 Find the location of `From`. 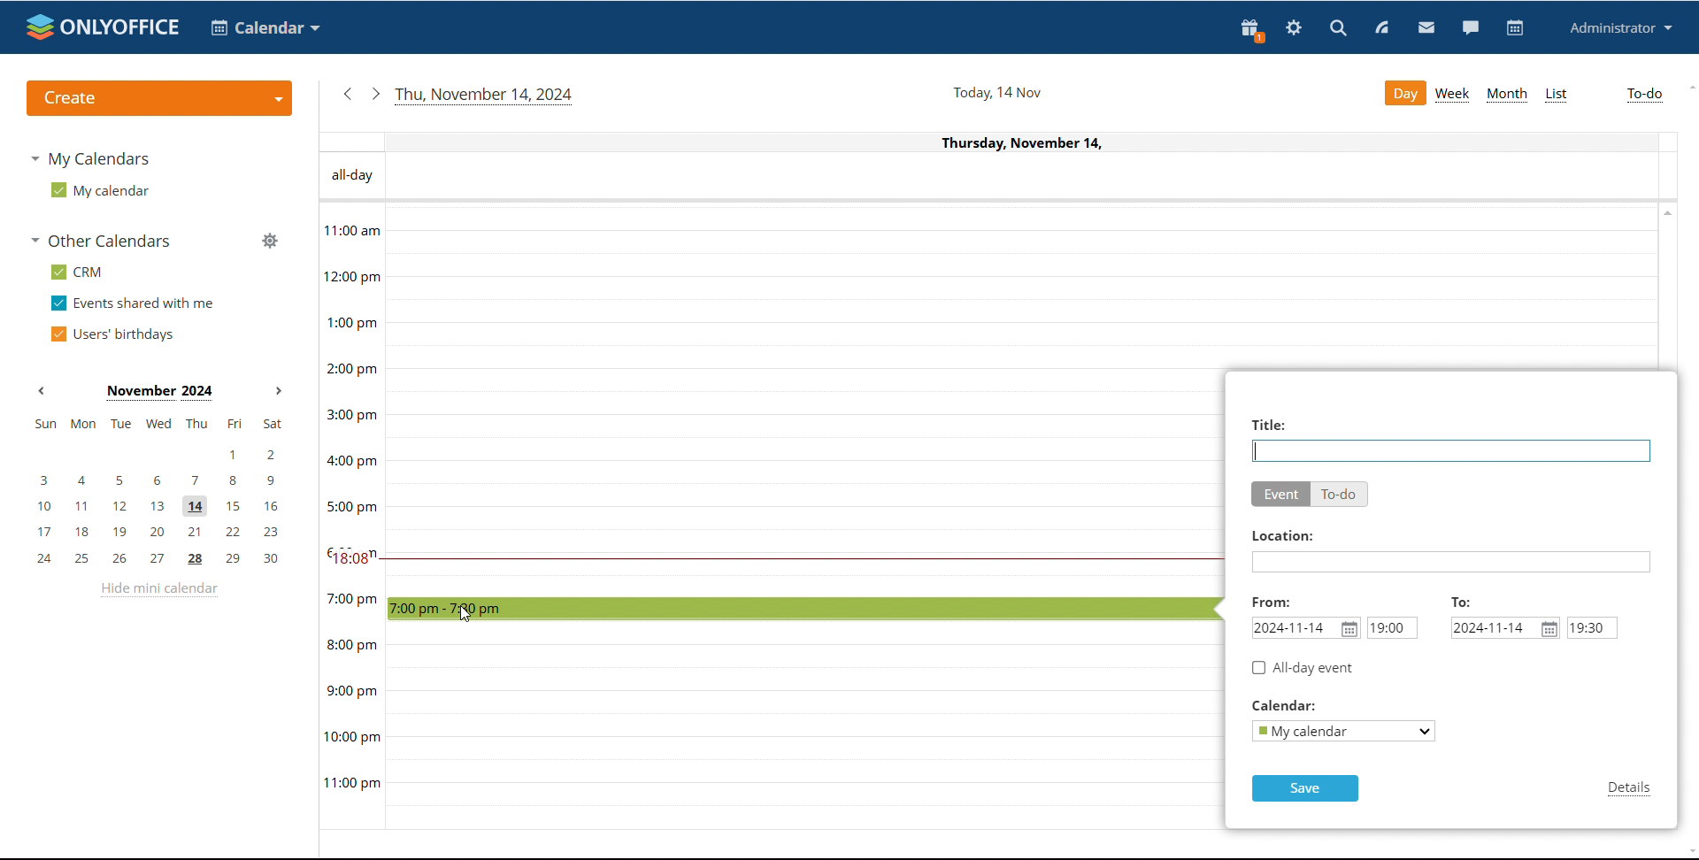

From is located at coordinates (1272, 602).